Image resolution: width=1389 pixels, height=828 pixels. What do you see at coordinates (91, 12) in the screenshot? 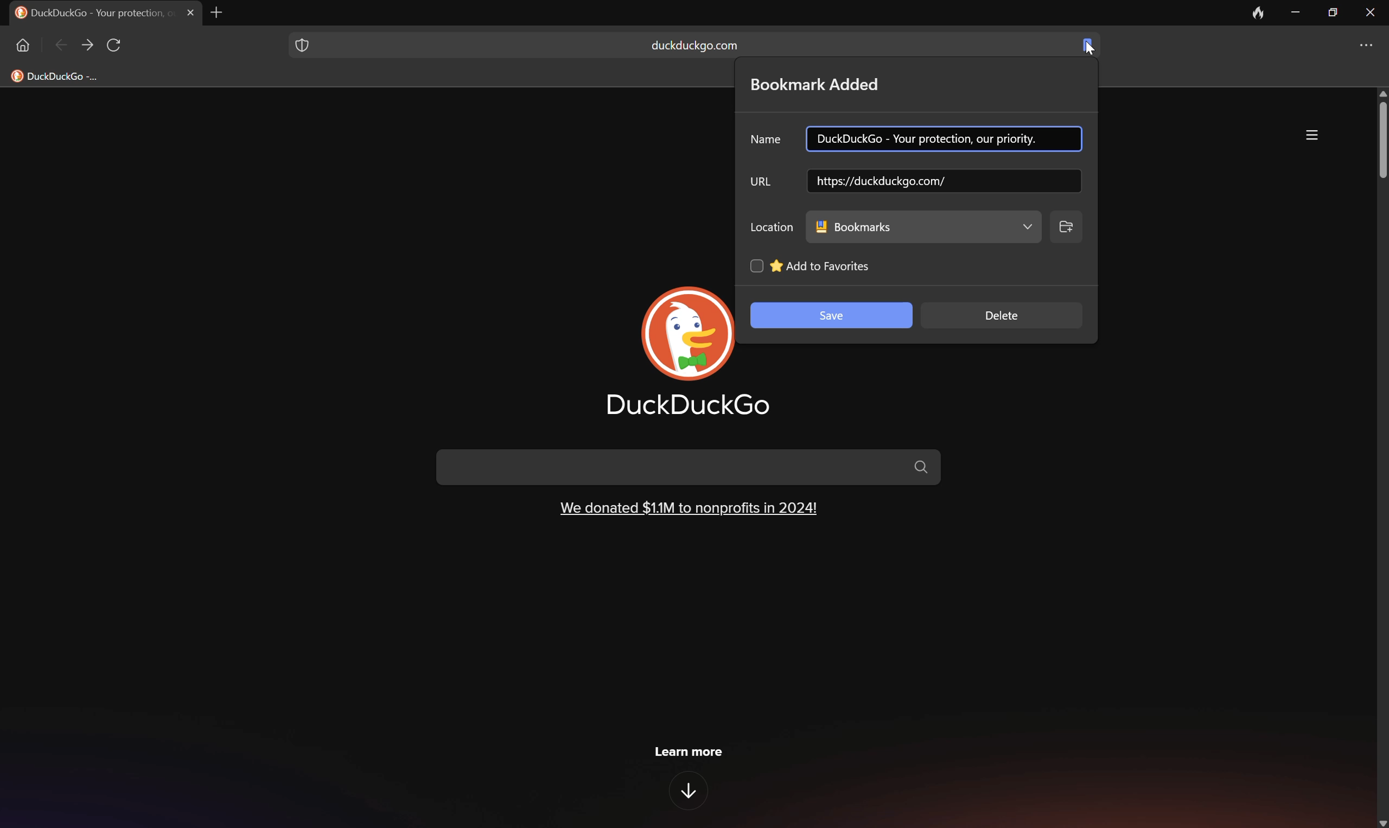
I see `DuckDuckGo - Your Protection` at bounding box center [91, 12].